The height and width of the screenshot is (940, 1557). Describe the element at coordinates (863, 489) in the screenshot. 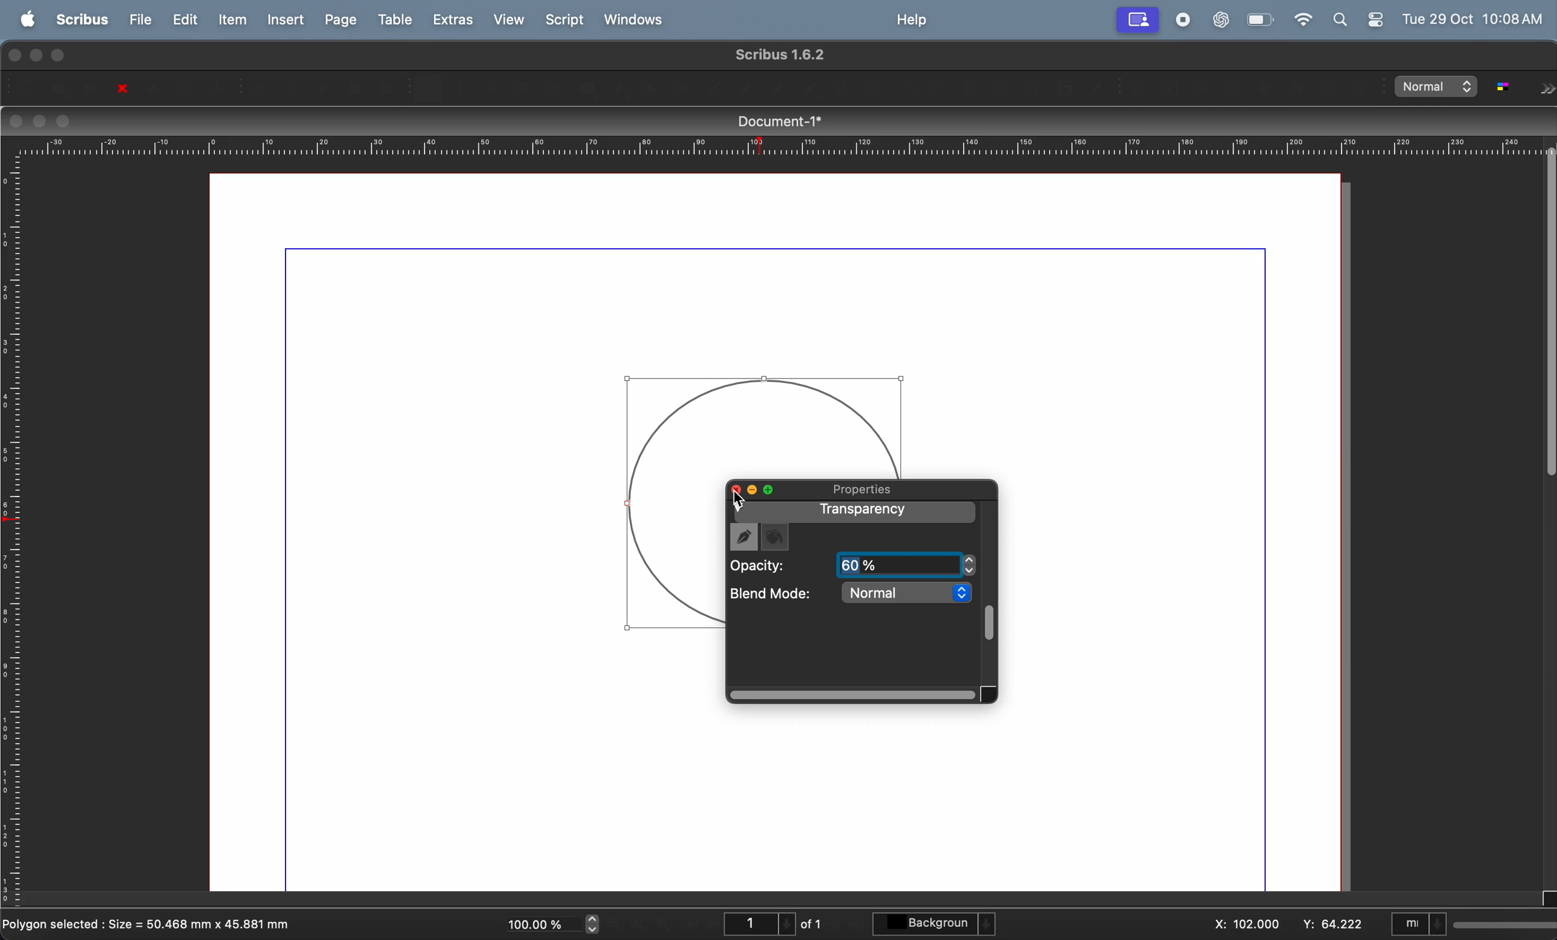

I see `properties` at that location.